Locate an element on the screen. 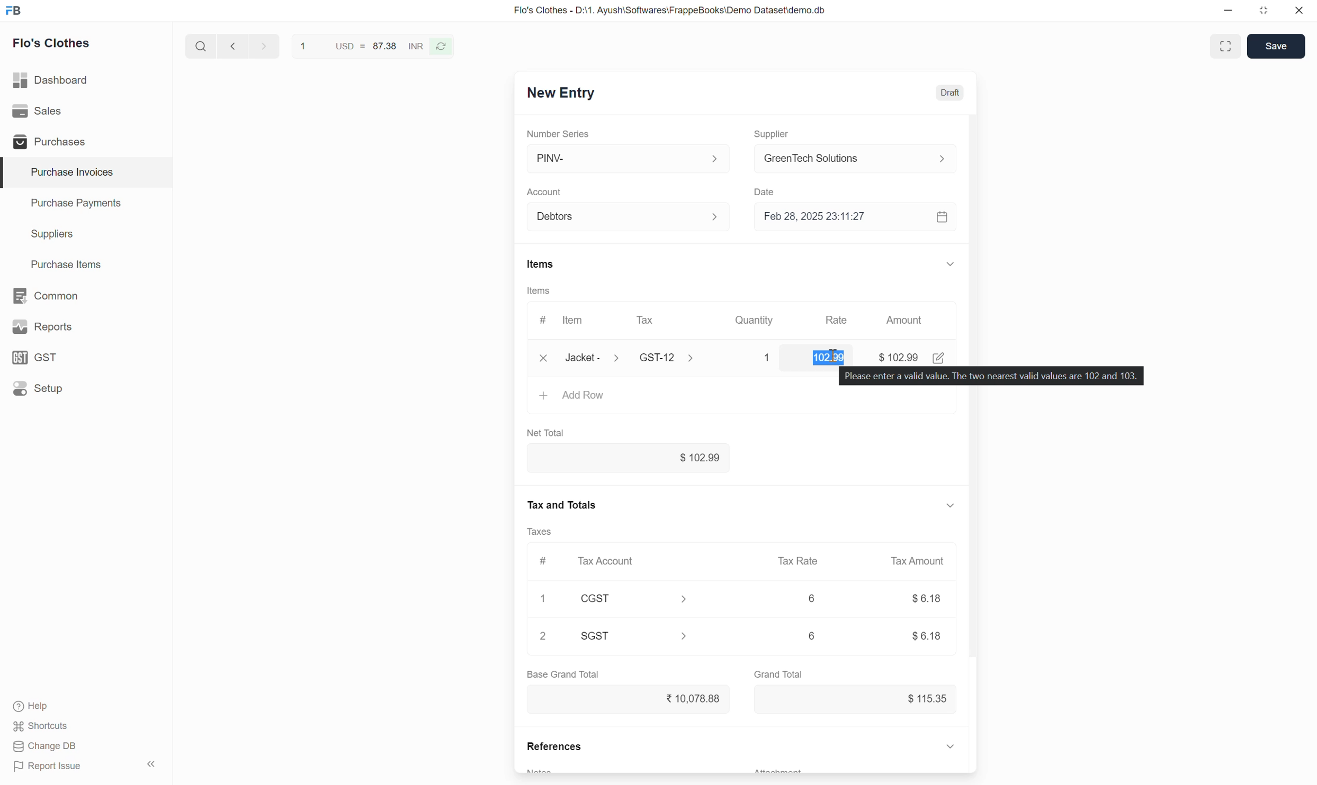 The image size is (1317, 785). Account is located at coordinates (545, 193).